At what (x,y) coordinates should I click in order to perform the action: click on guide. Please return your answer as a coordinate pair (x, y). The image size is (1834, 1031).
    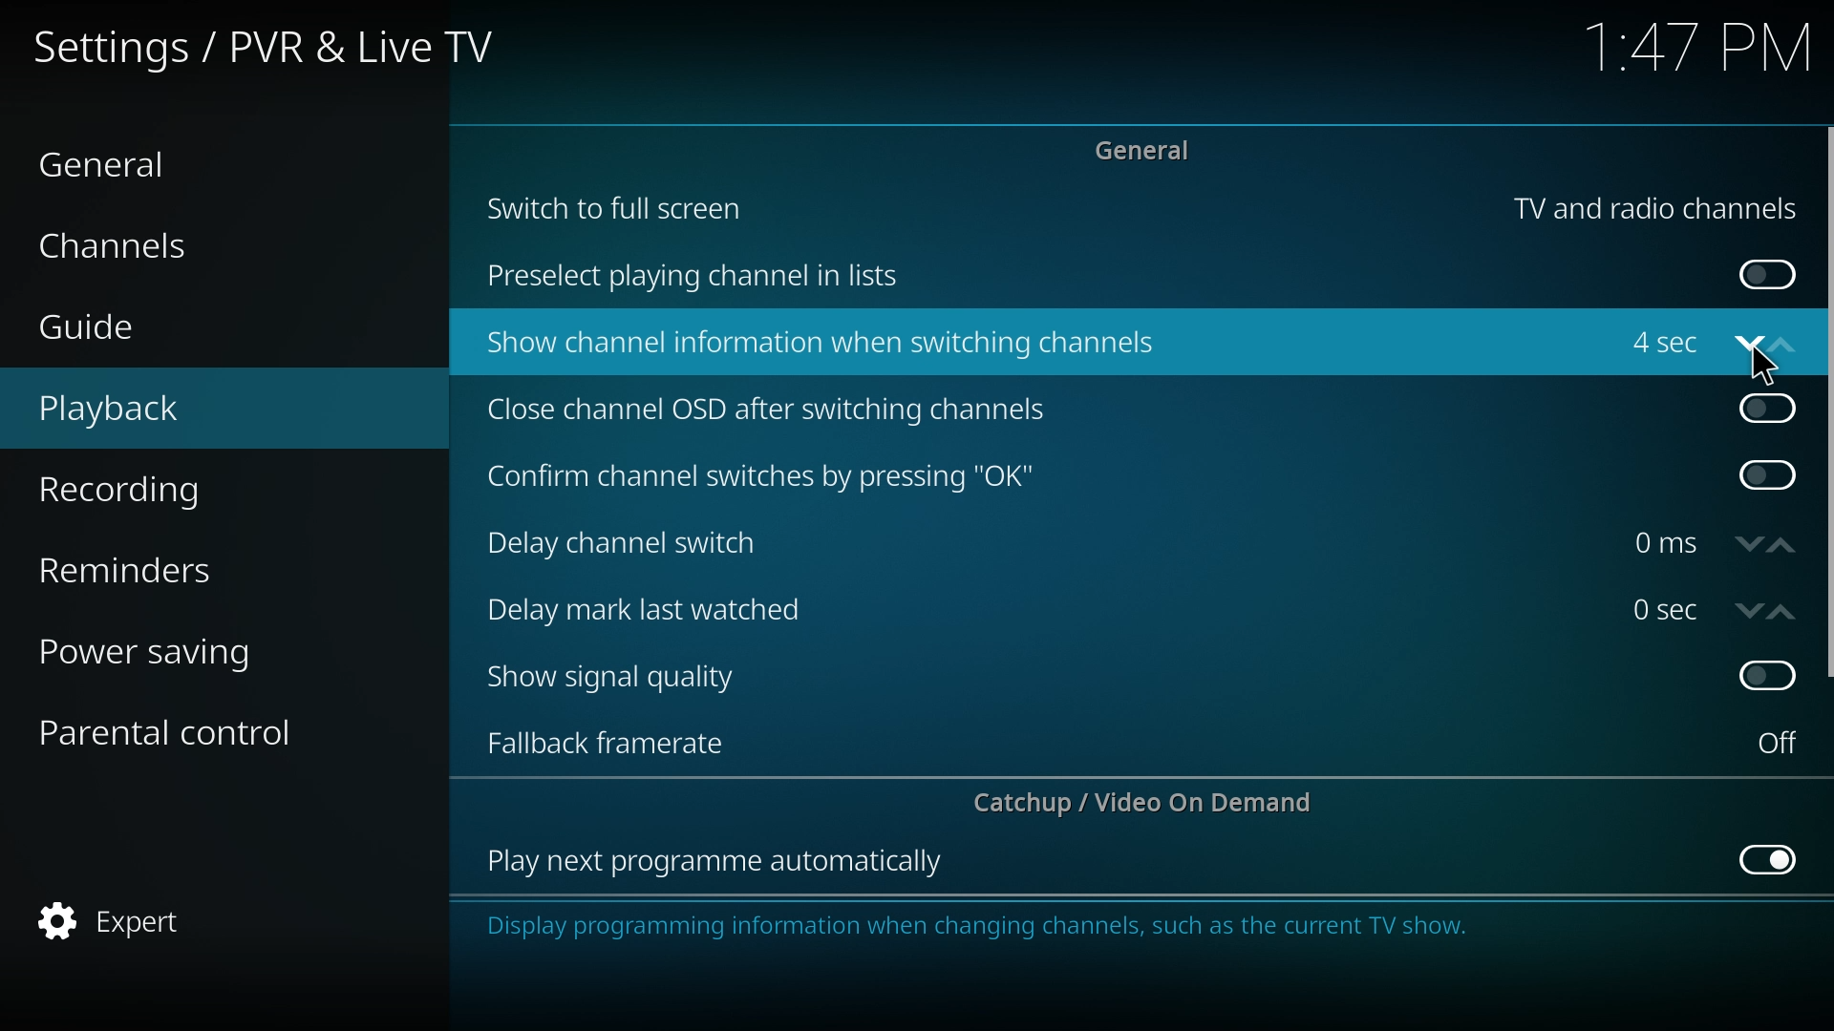
    Looking at the image, I should click on (157, 329).